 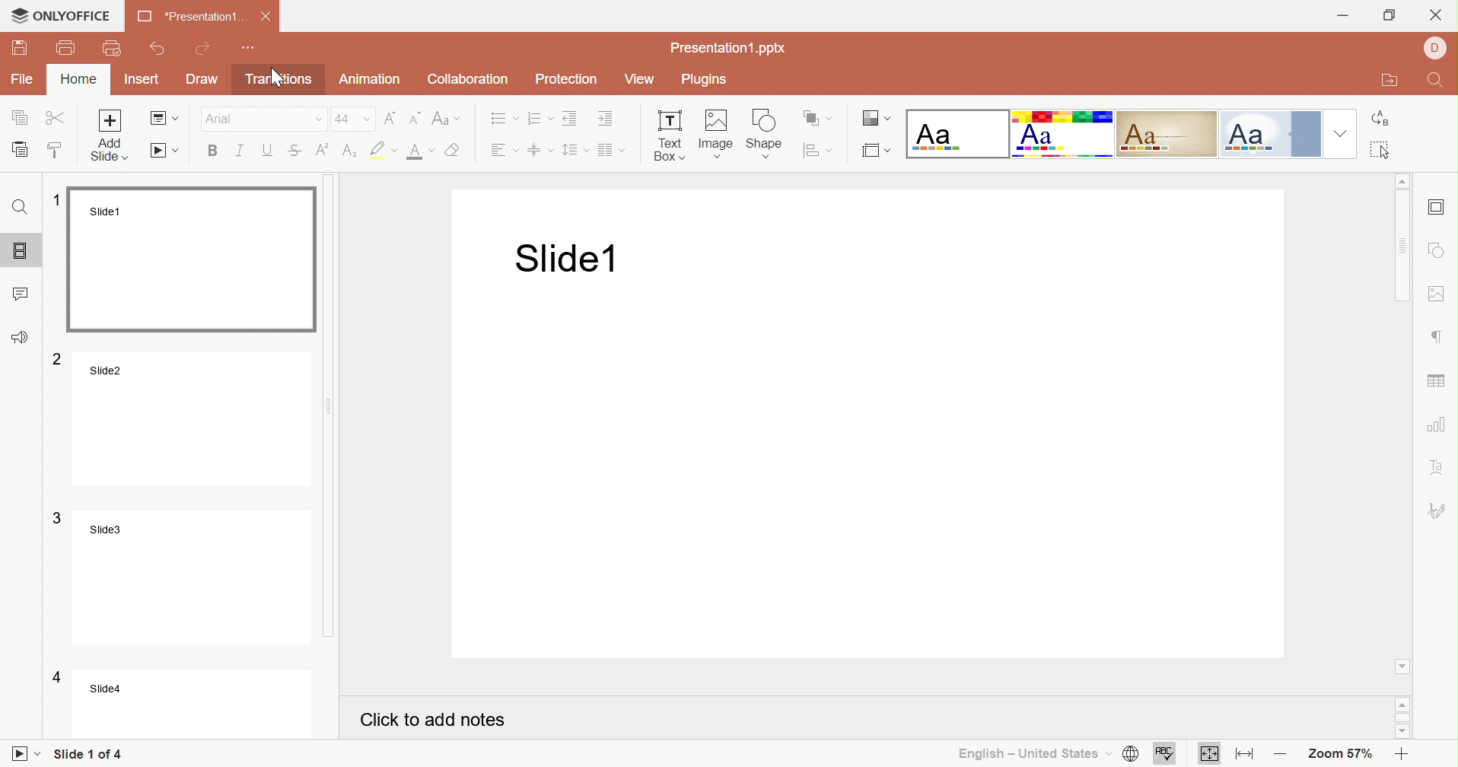 I want to click on Zoom out, so click(x=1277, y=756).